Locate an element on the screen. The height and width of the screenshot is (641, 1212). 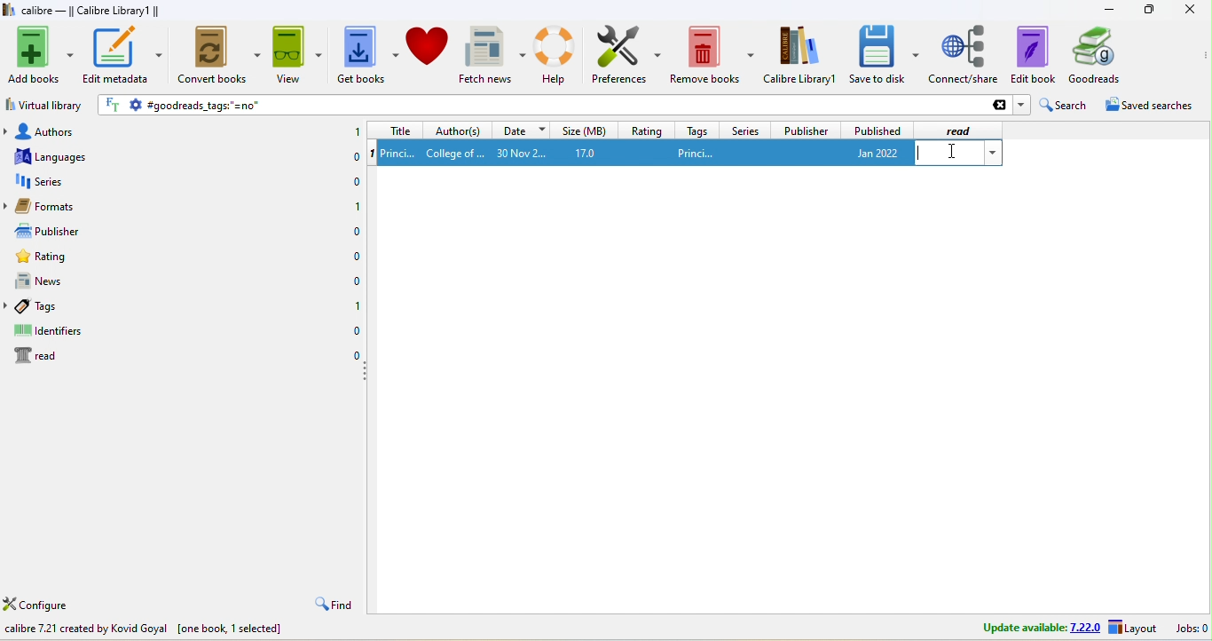
find is located at coordinates (333, 603).